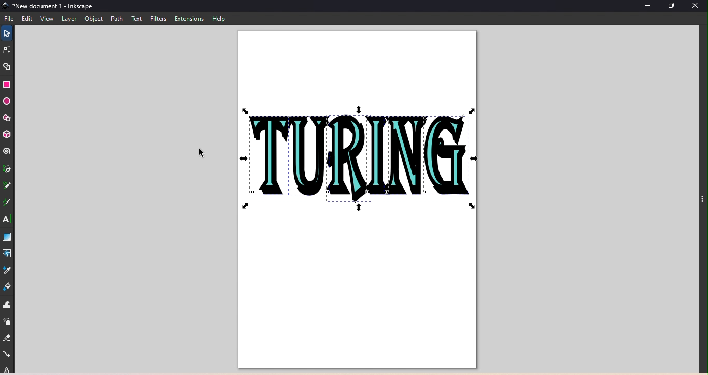 The height and width of the screenshot is (375, 708). What do you see at coordinates (7, 322) in the screenshot?
I see `Spray tool` at bounding box center [7, 322].